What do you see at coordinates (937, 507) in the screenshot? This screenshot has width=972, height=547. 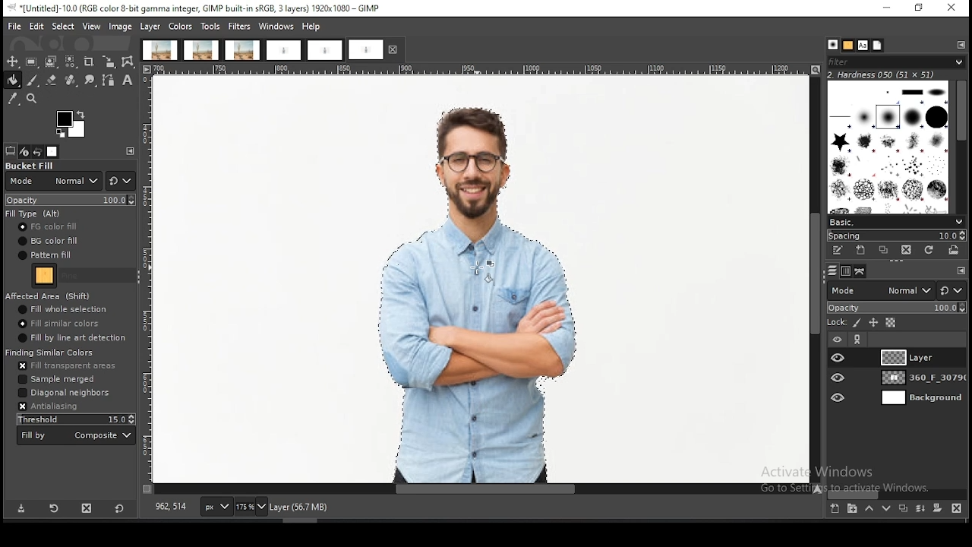 I see `add a mask` at bounding box center [937, 507].